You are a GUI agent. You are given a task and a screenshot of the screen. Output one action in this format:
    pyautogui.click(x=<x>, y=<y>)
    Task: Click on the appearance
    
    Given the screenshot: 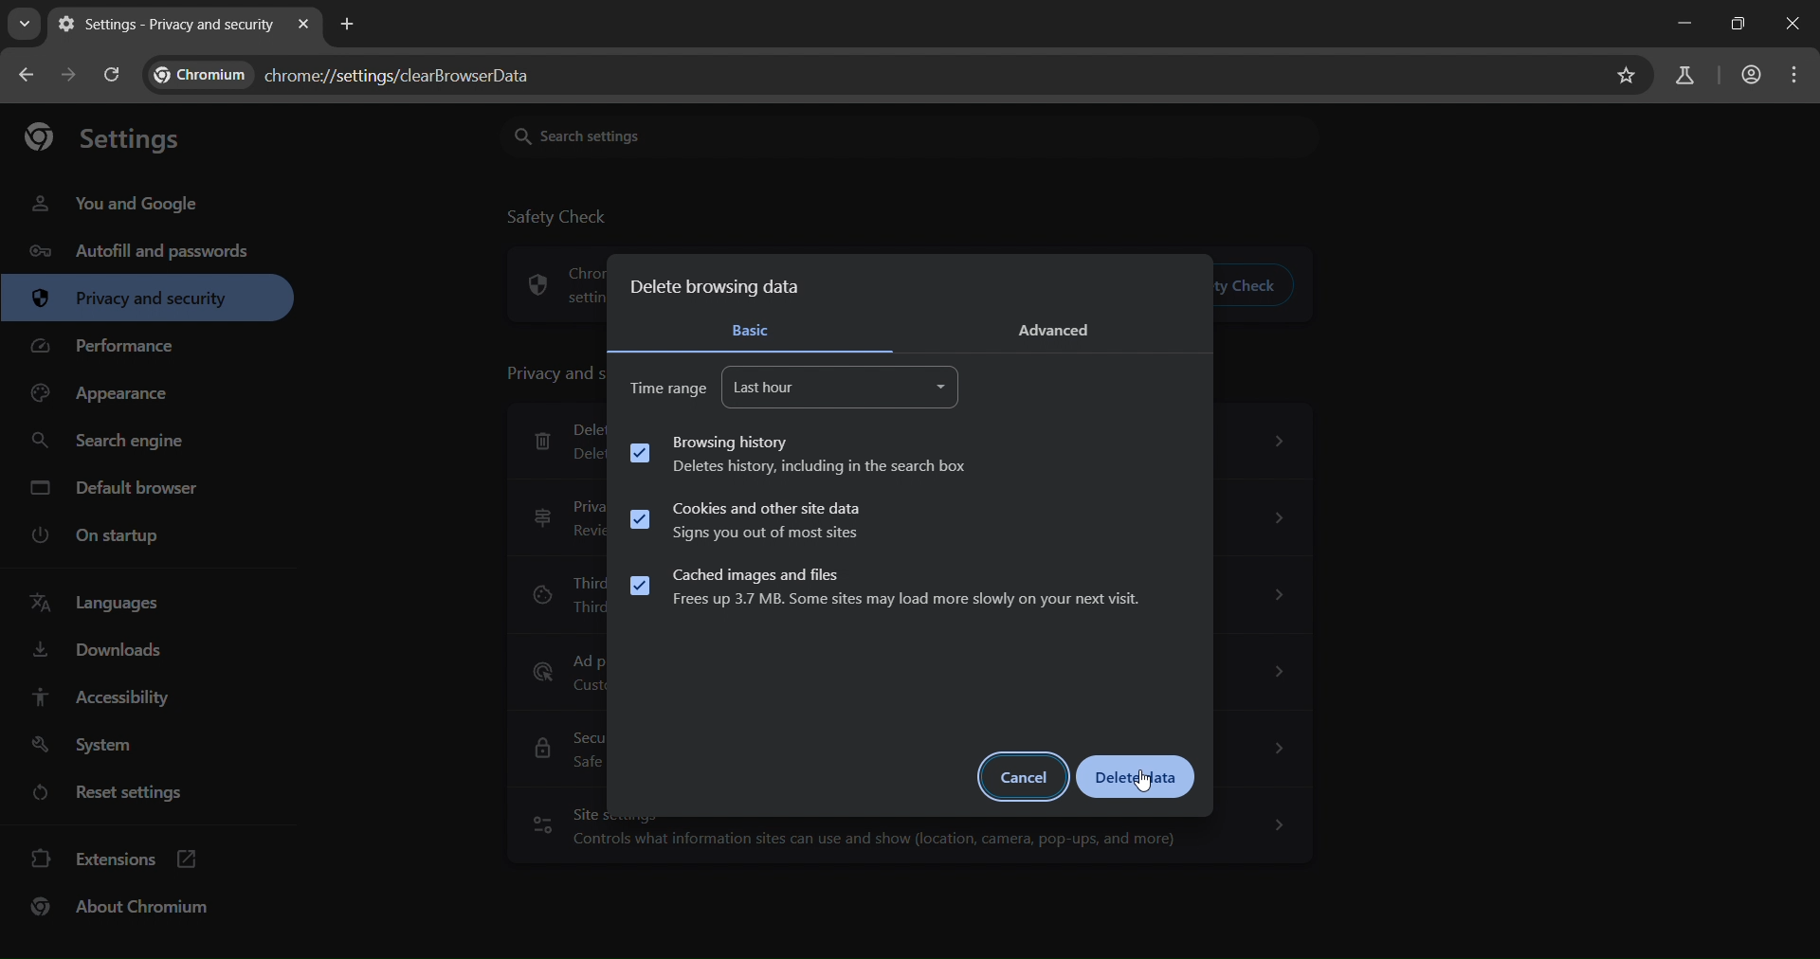 What is the action you would take?
    pyautogui.click(x=104, y=395)
    